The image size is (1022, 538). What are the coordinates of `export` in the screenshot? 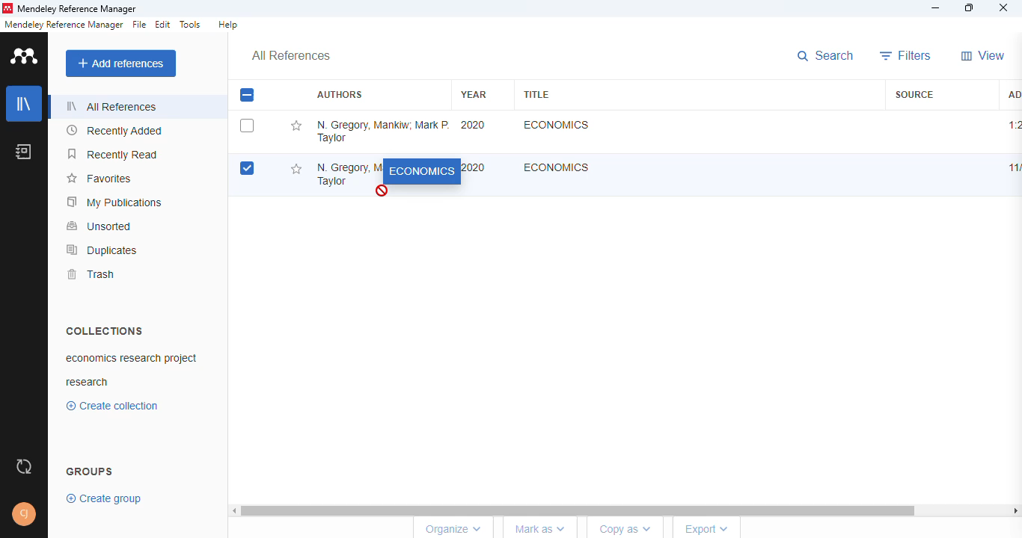 It's located at (706, 528).